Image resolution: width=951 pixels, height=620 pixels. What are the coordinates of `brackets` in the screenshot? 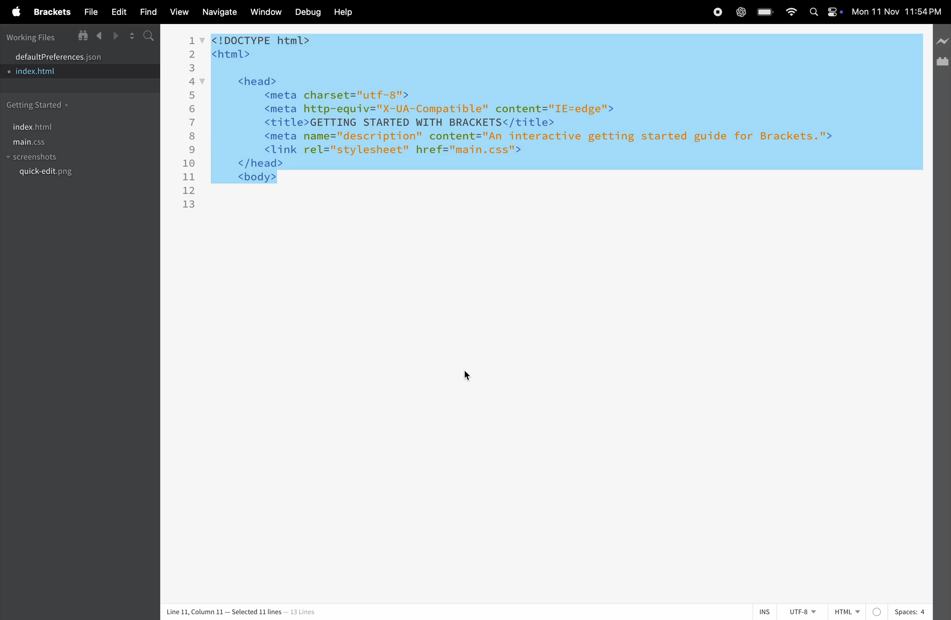 It's located at (50, 11).